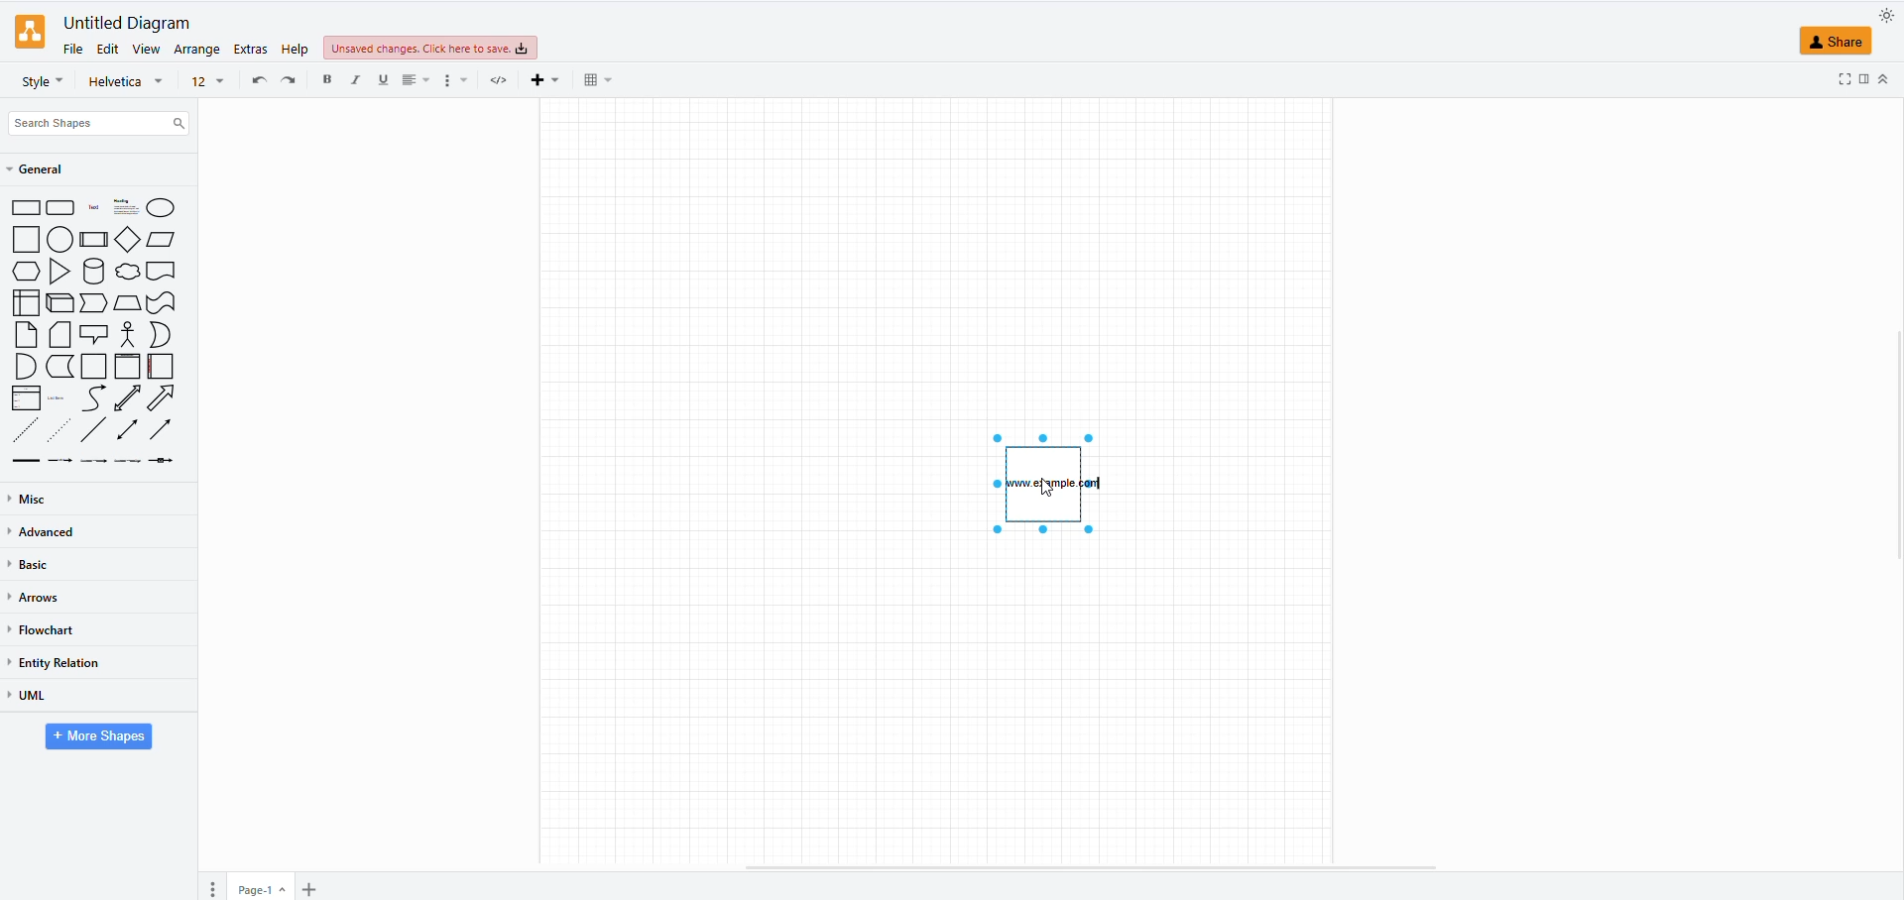  Describe the element at coordinates (27, 367) in the screenshot. I see `And` at that location.